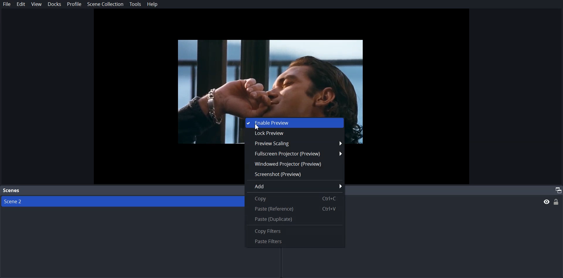  I want to click on Add, so click(295, 186).